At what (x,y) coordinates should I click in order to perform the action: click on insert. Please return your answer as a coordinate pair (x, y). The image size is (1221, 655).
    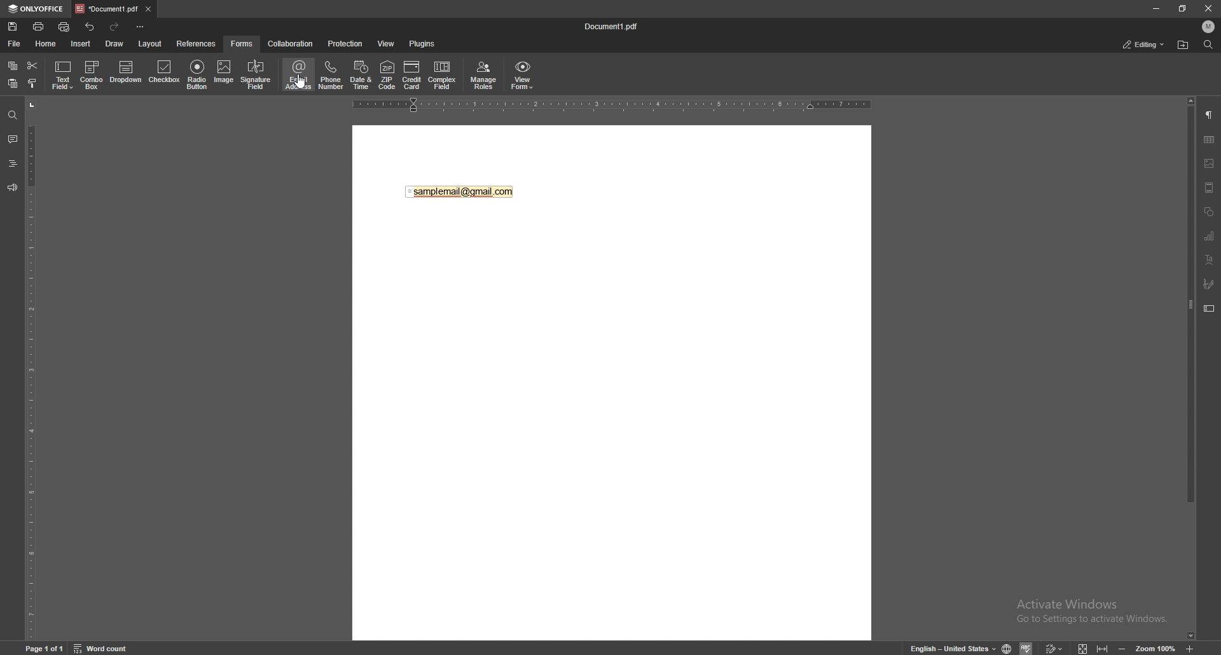
    Looking at the image, I should click on (80, 44).